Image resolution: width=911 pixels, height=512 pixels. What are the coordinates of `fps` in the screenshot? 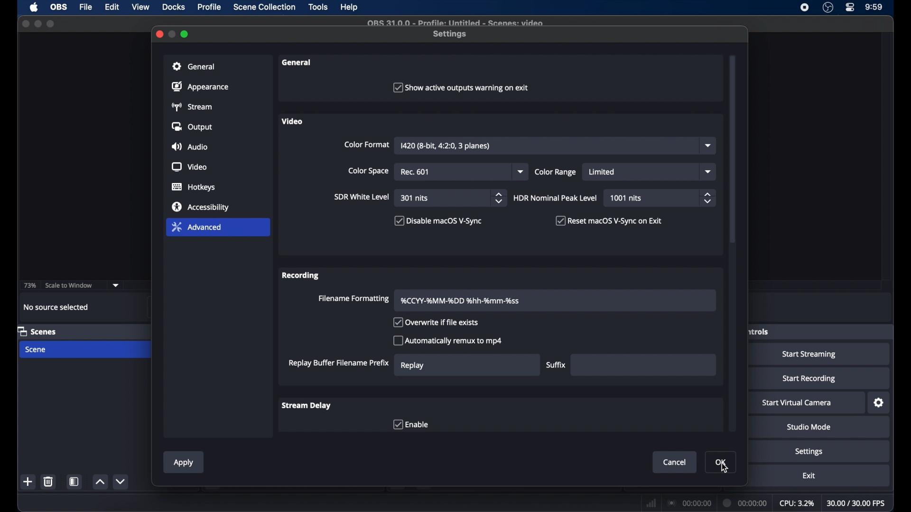 It's located at (857, 503).